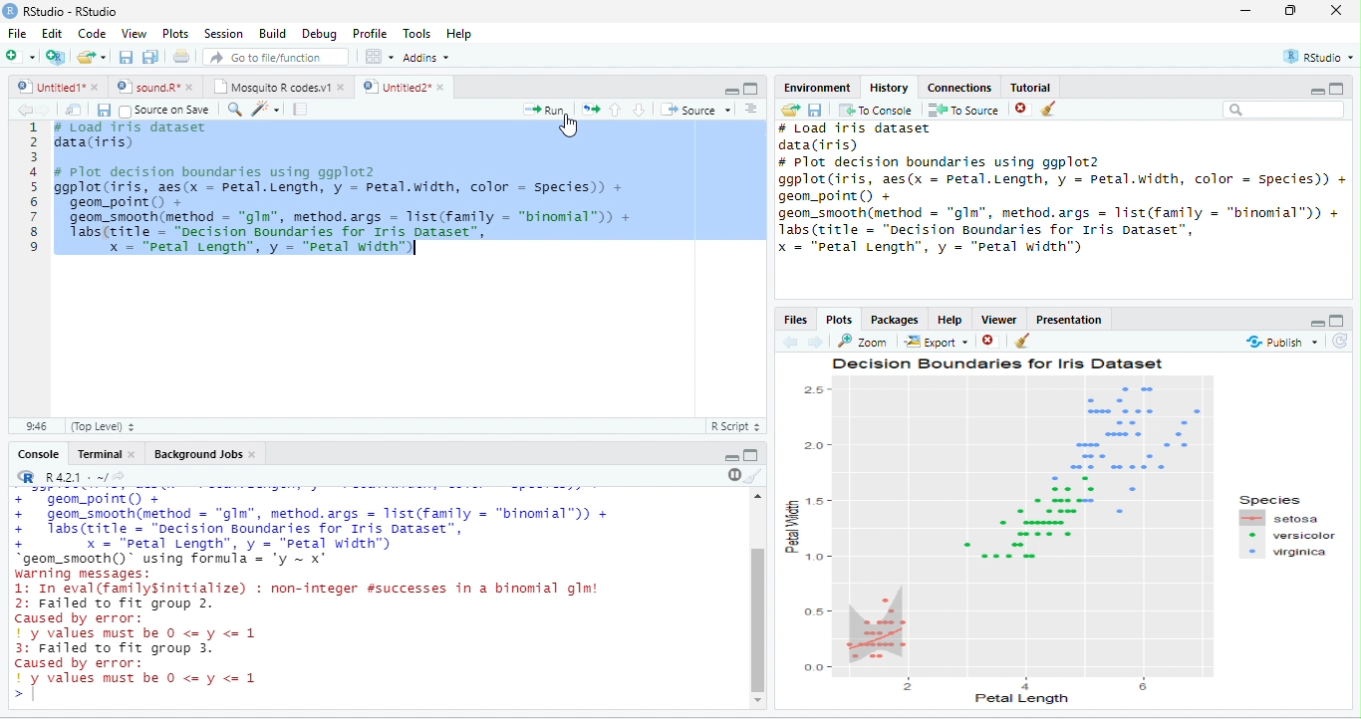 The width and height of the screenshot is (1361, 719). Describe the element at coordinates (270, 87) in the screenshot. I see `Mosquito R codes.v1` at that location.